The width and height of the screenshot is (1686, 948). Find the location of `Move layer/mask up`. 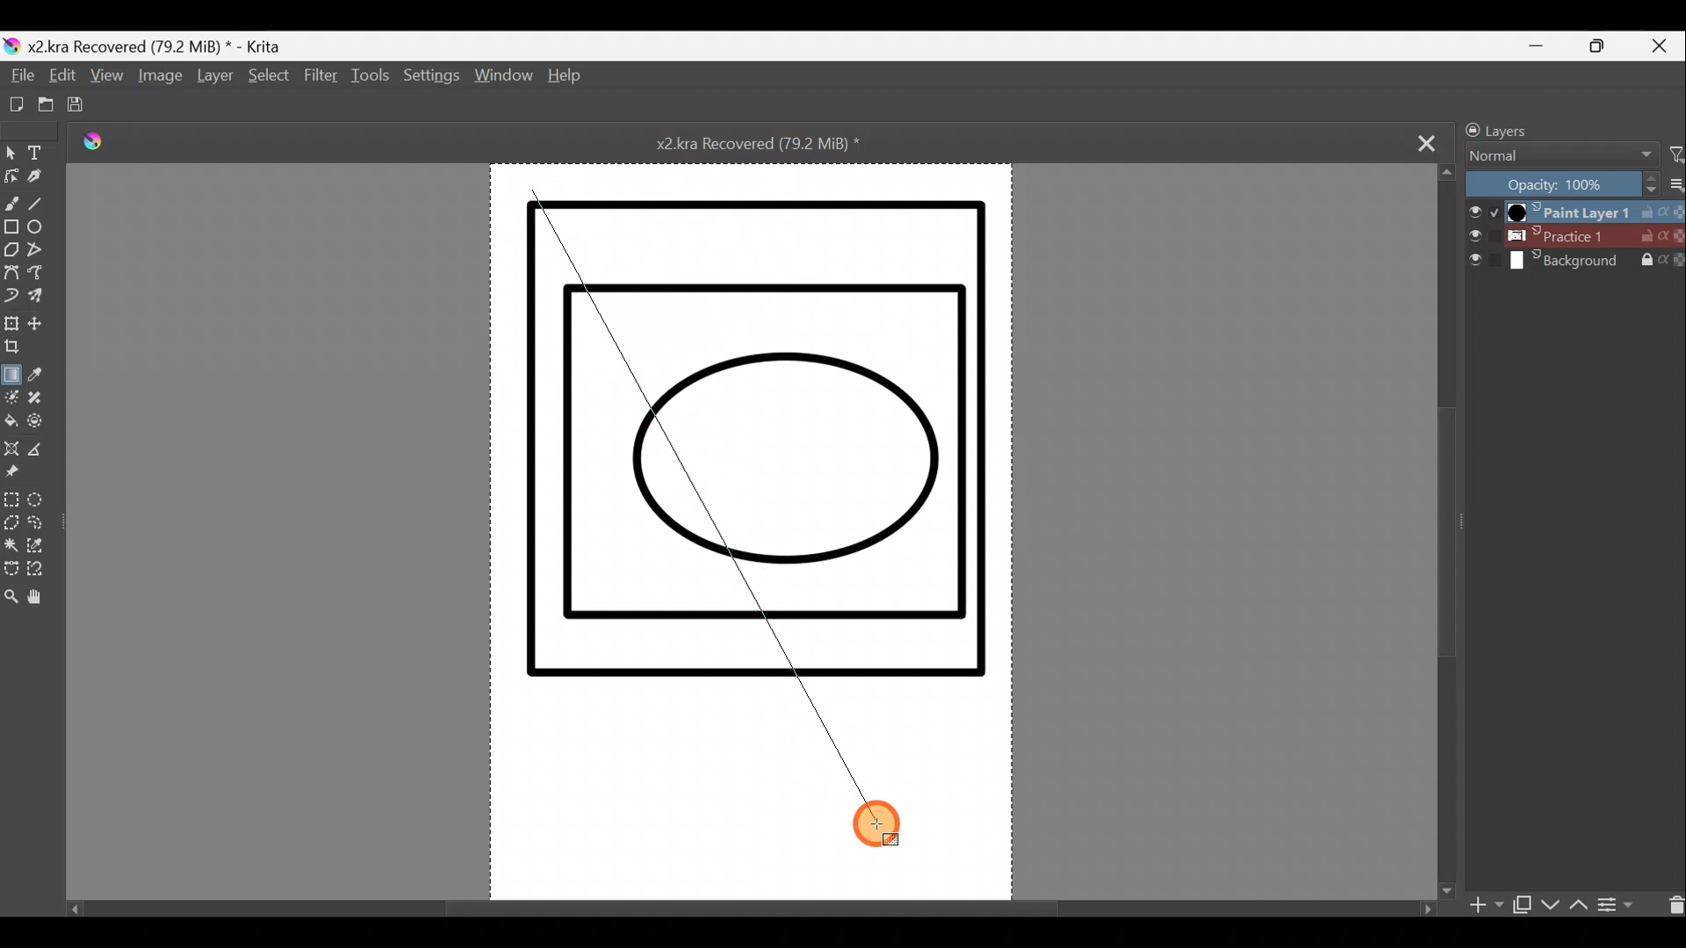

Move layer/mask up is located at coordinates (1576, 905).